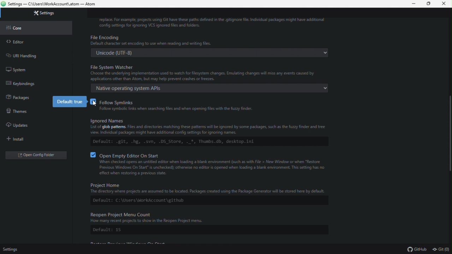 This screenshot has width=452, height=254. I want to click on Native operating system APIs v, so click(211, 88).